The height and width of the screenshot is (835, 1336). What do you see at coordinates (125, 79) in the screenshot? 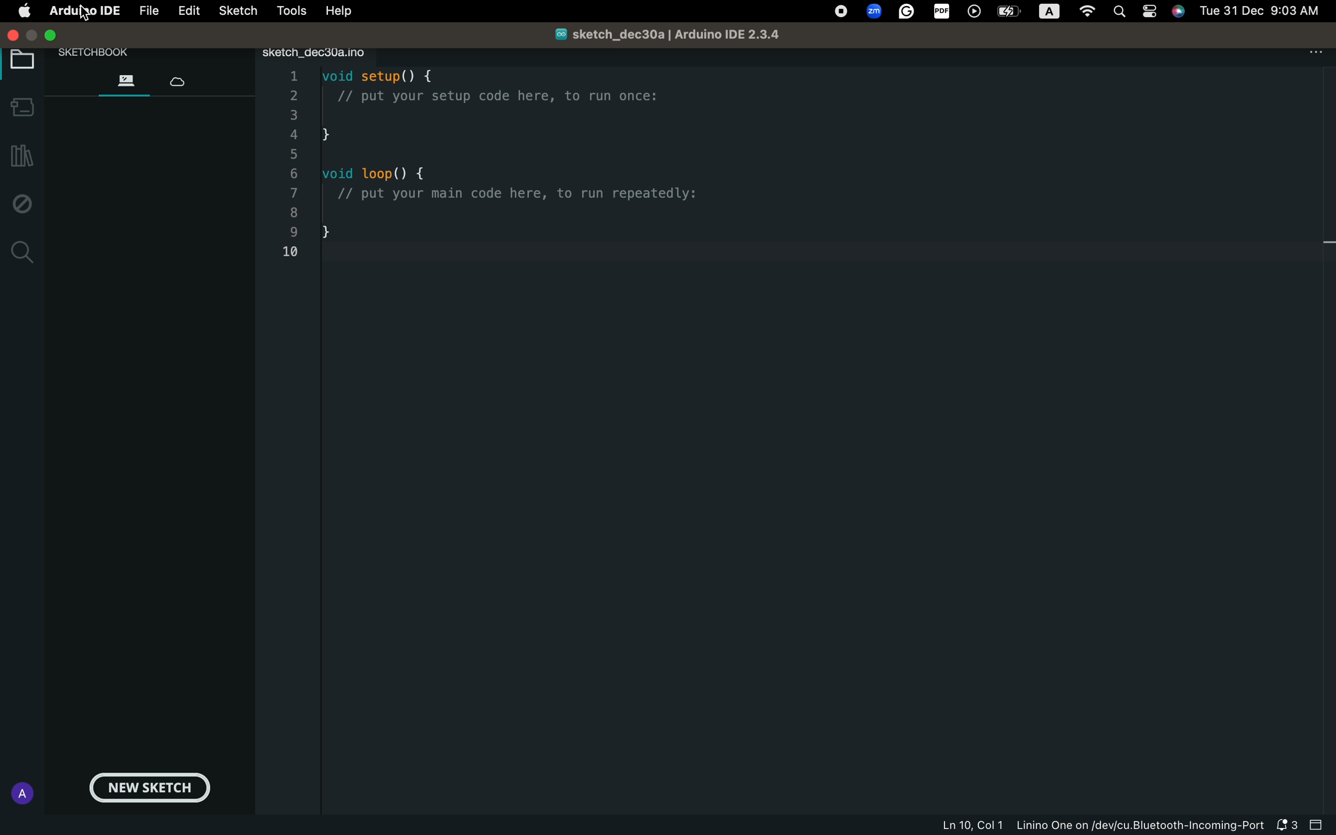
I see `folders` at bounding box center [125, 79].